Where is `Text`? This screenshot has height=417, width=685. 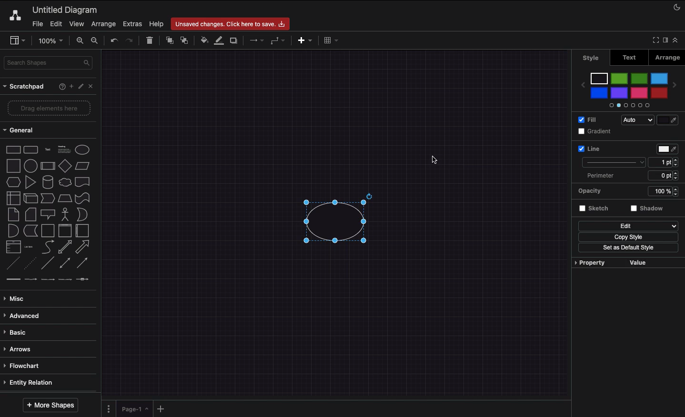
Text is located at coordinates (48, 150).